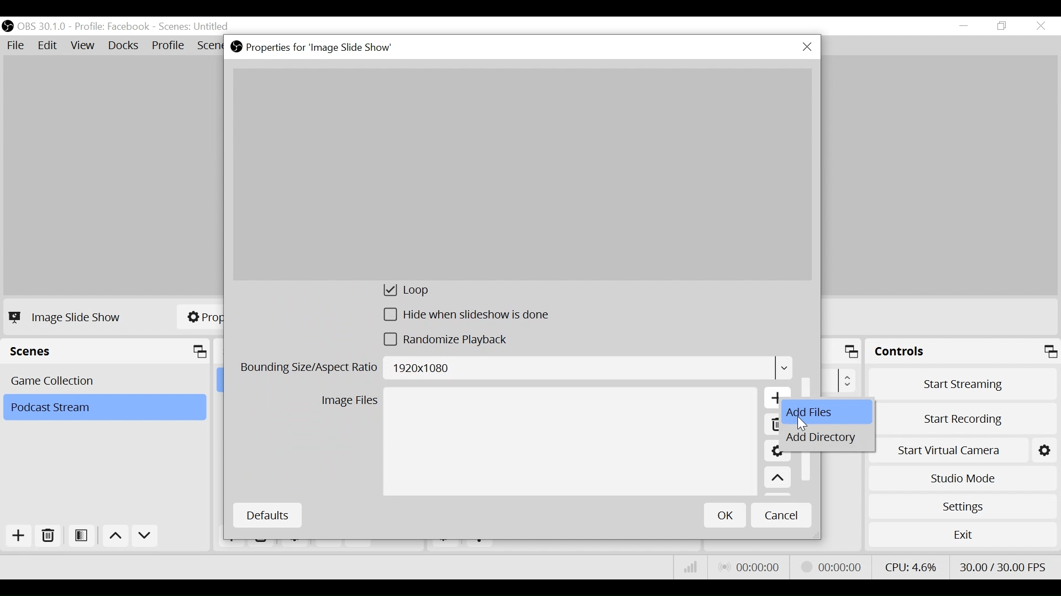  I want to click on Studio Mode, so click(963, 477).